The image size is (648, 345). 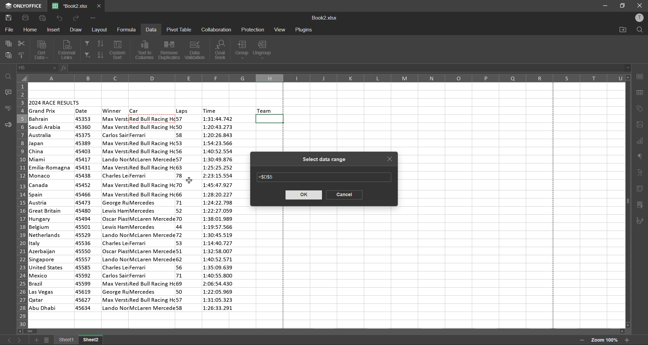 What do you see at coordinates (69, 49) in the screenshot?
I see `external links` at bounding box center [69, 49].